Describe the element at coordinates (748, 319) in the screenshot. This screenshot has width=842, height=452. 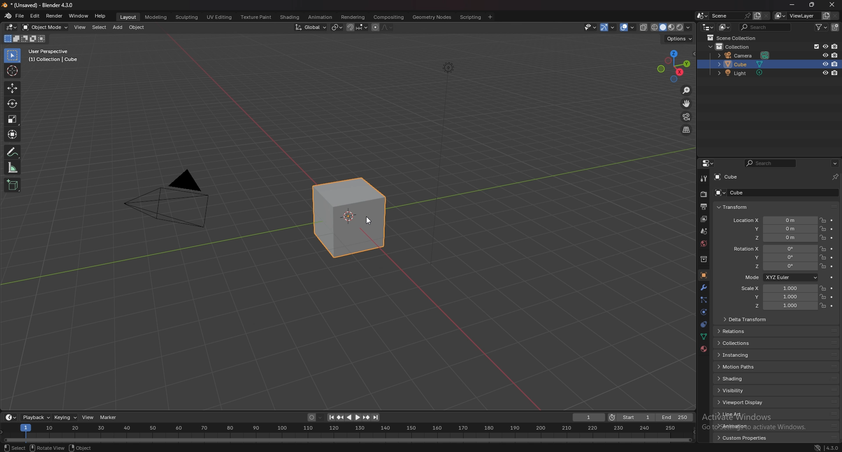
I see `delta transform` at that location.